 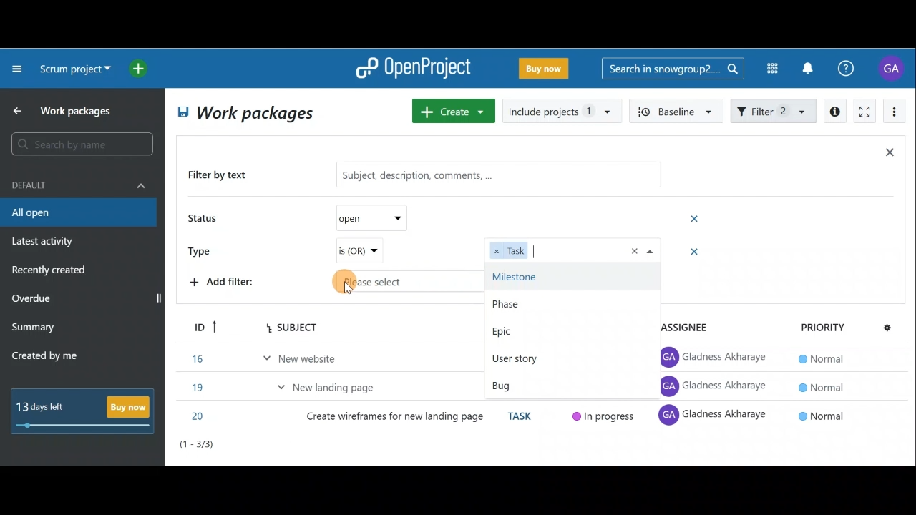 What do you see at coordinates (248, 112) in the screenshot?
I see `All open` at bounding box center [248, 112].